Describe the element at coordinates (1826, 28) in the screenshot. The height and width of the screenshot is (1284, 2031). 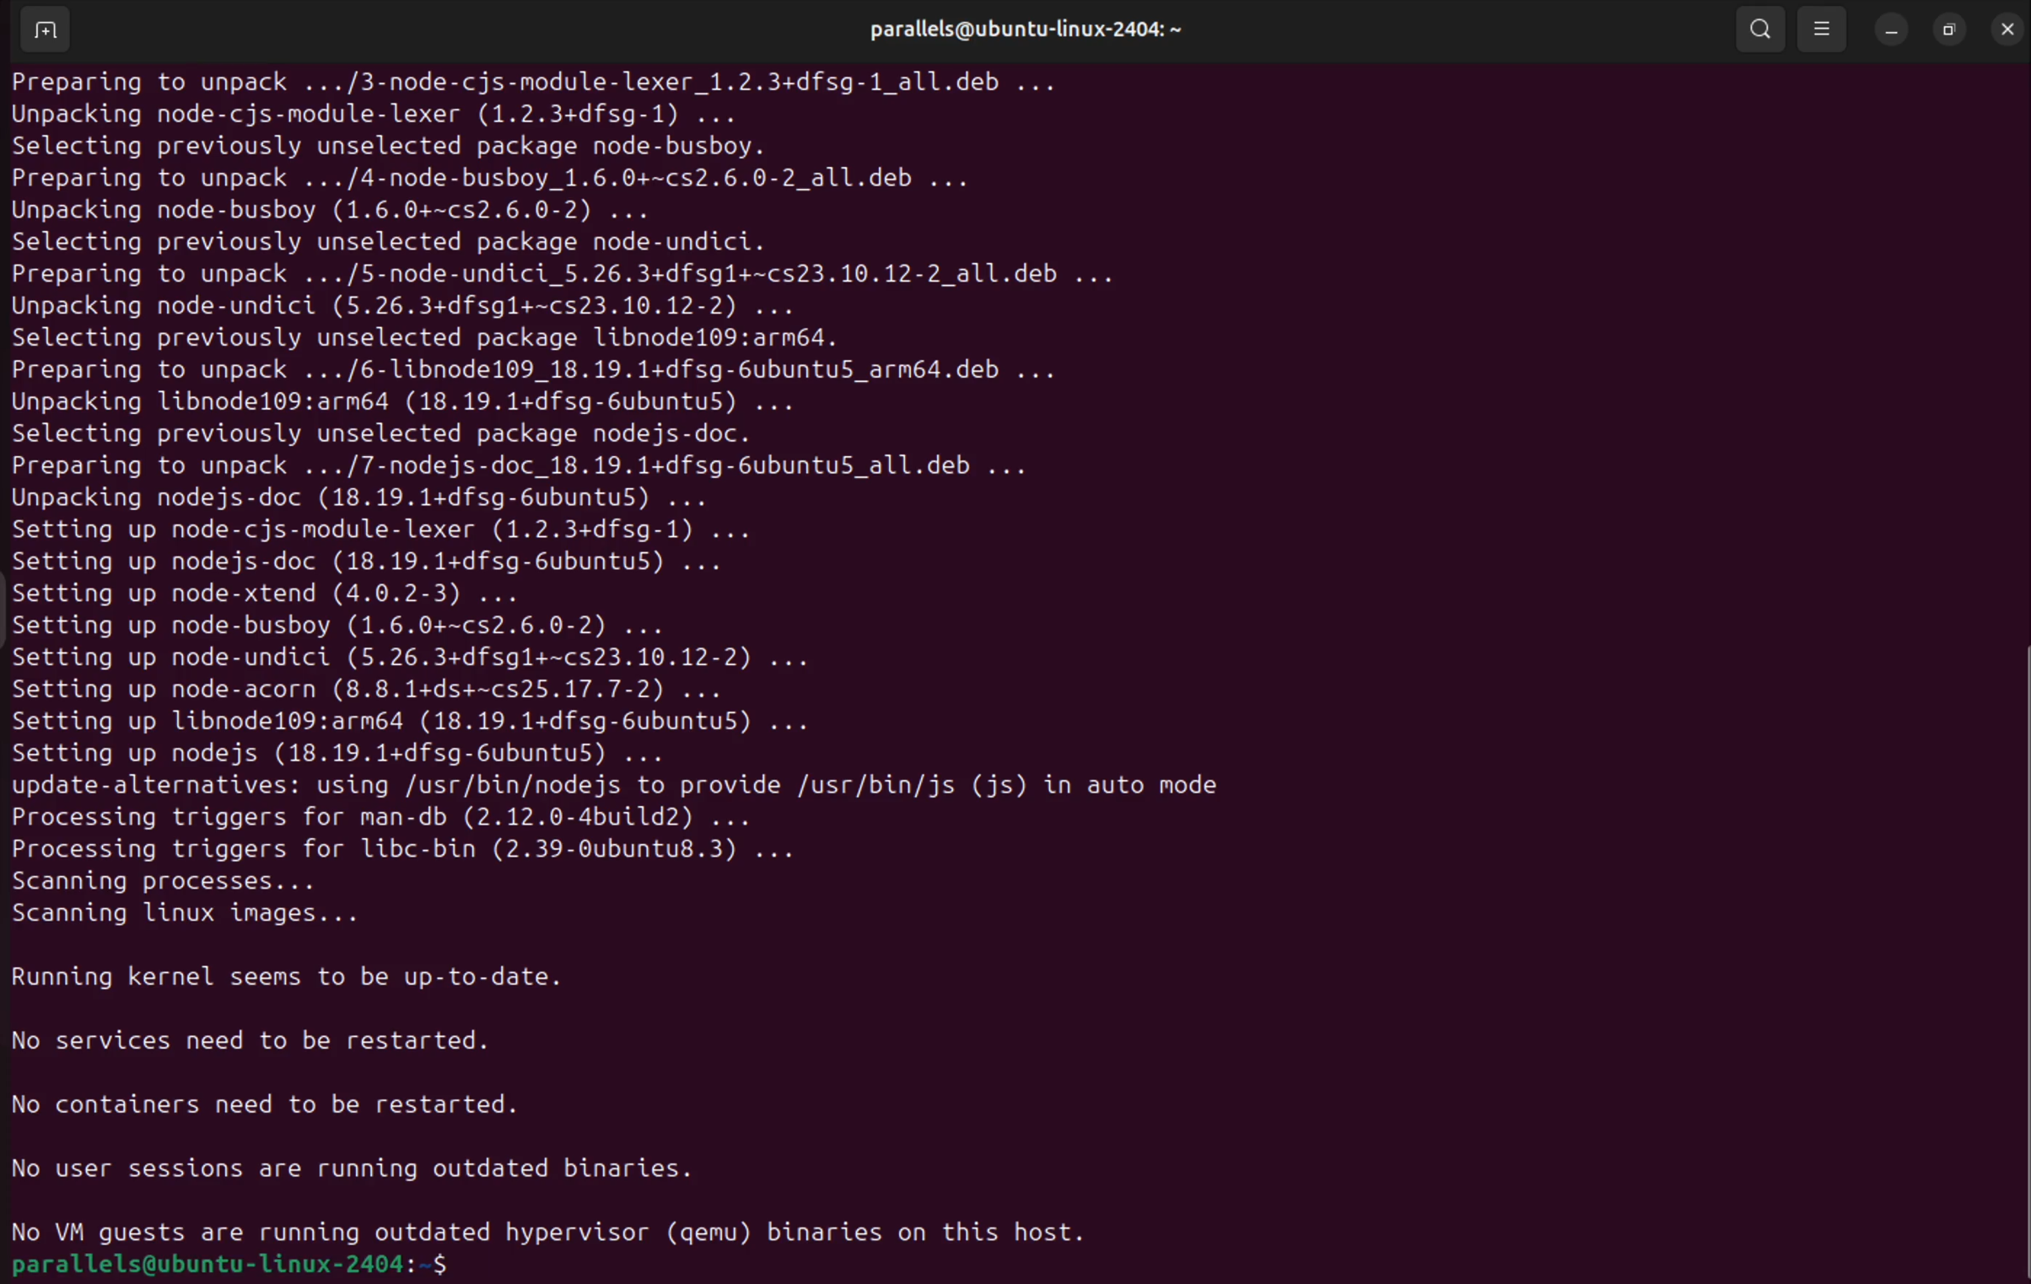
I see `view option` at that location.